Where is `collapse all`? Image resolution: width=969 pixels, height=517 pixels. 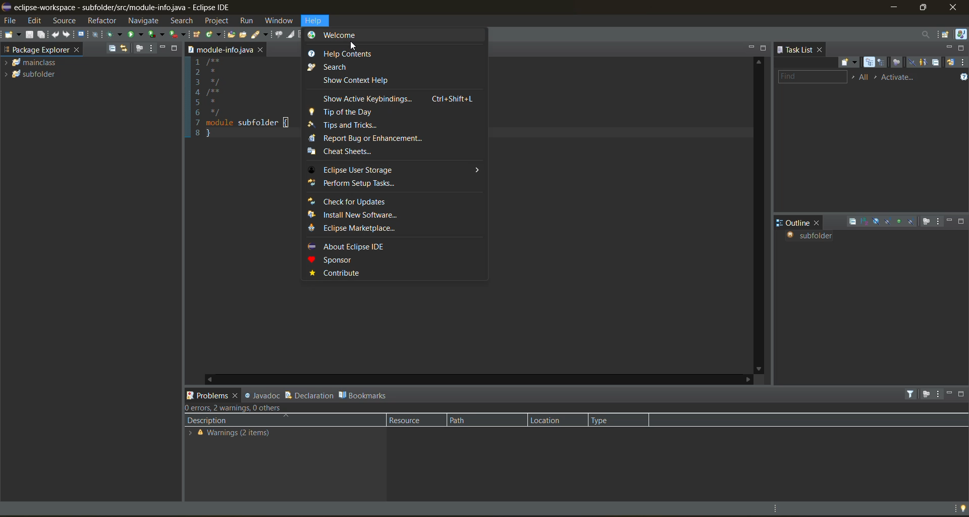 collapse all is located at coordinates (113, 49).